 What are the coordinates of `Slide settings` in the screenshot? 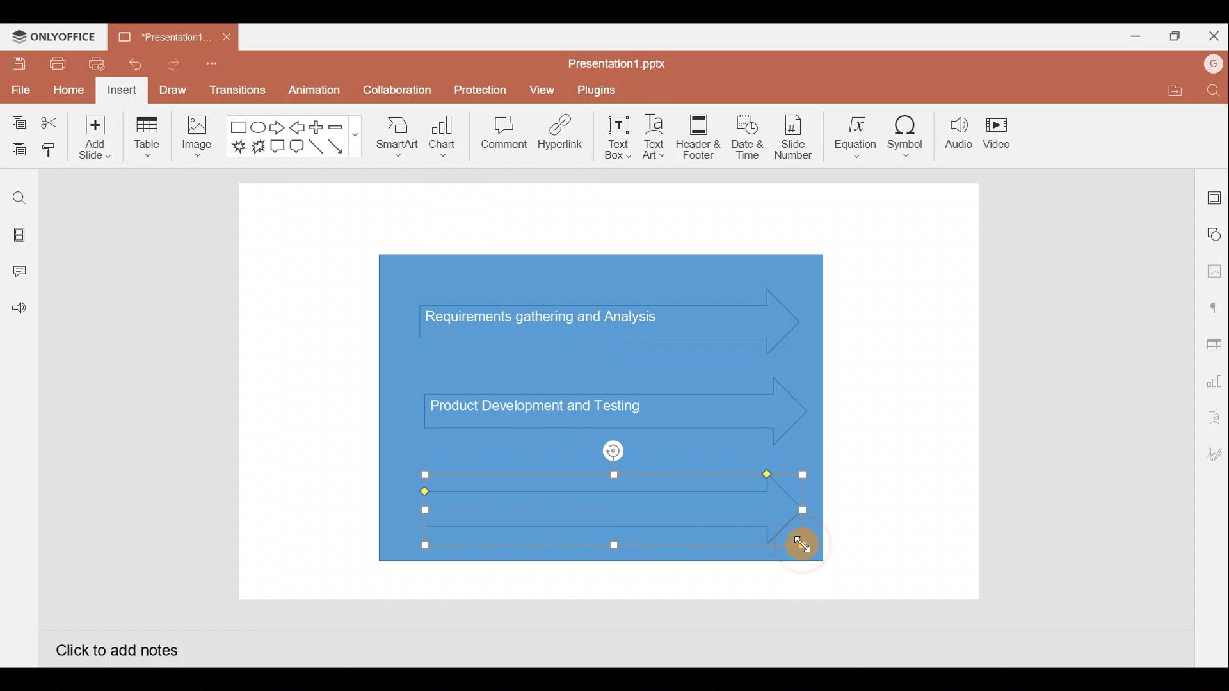 It's located at (1215, 195).